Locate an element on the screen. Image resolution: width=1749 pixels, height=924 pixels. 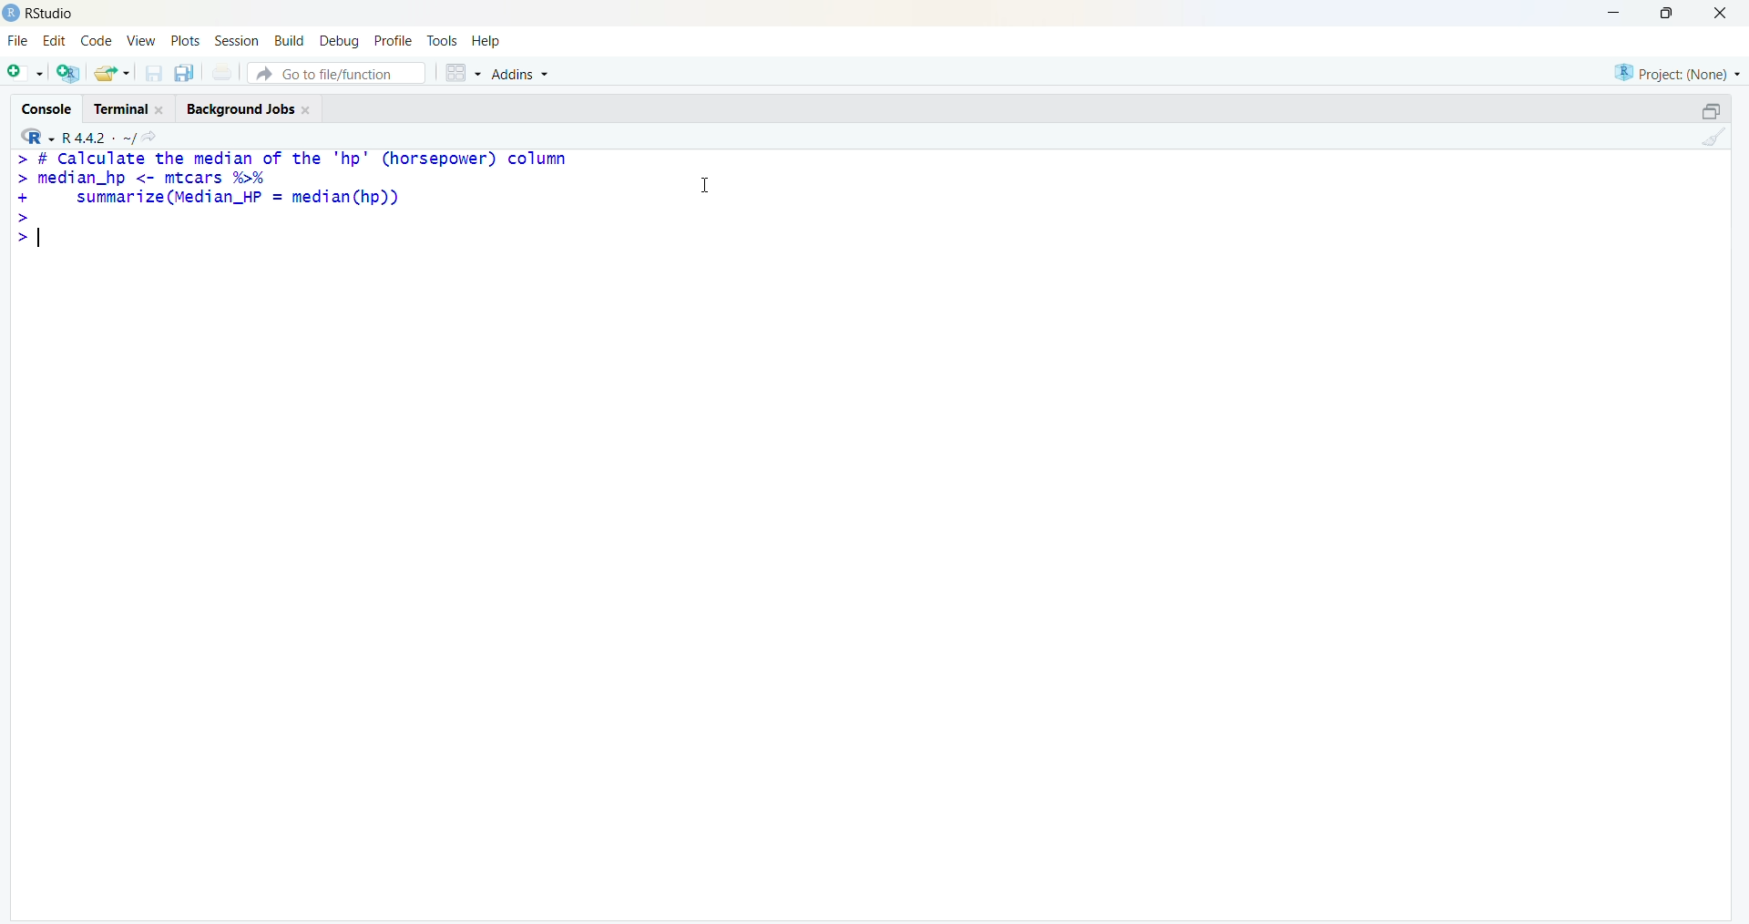
open file as is located at coordinates (26, 74).